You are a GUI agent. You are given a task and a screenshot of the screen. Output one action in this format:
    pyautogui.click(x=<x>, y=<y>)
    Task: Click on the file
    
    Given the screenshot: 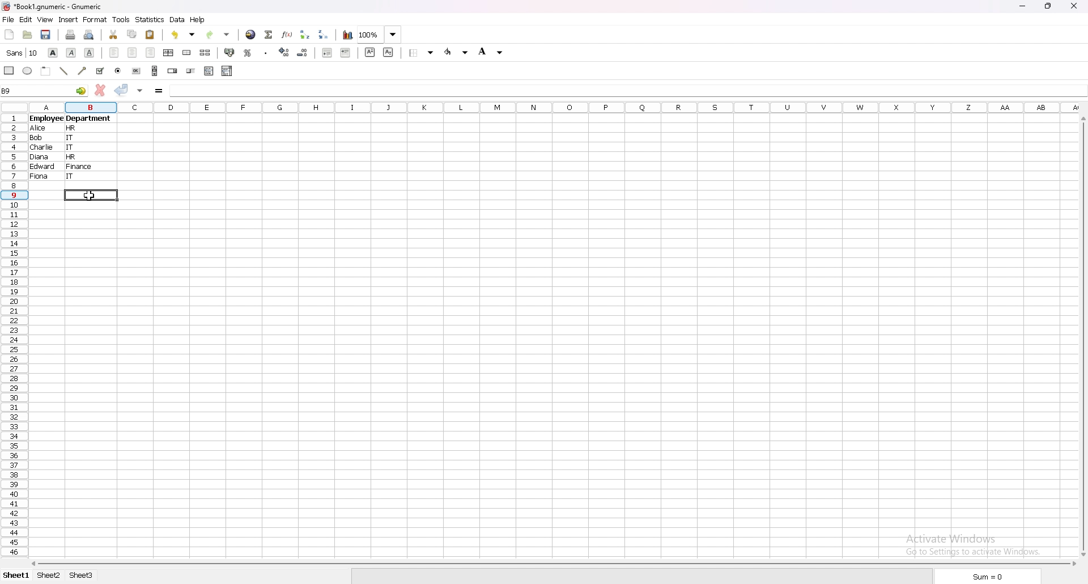 What is the action you would take?
    pyautogui.click(x=8, y=19)
    